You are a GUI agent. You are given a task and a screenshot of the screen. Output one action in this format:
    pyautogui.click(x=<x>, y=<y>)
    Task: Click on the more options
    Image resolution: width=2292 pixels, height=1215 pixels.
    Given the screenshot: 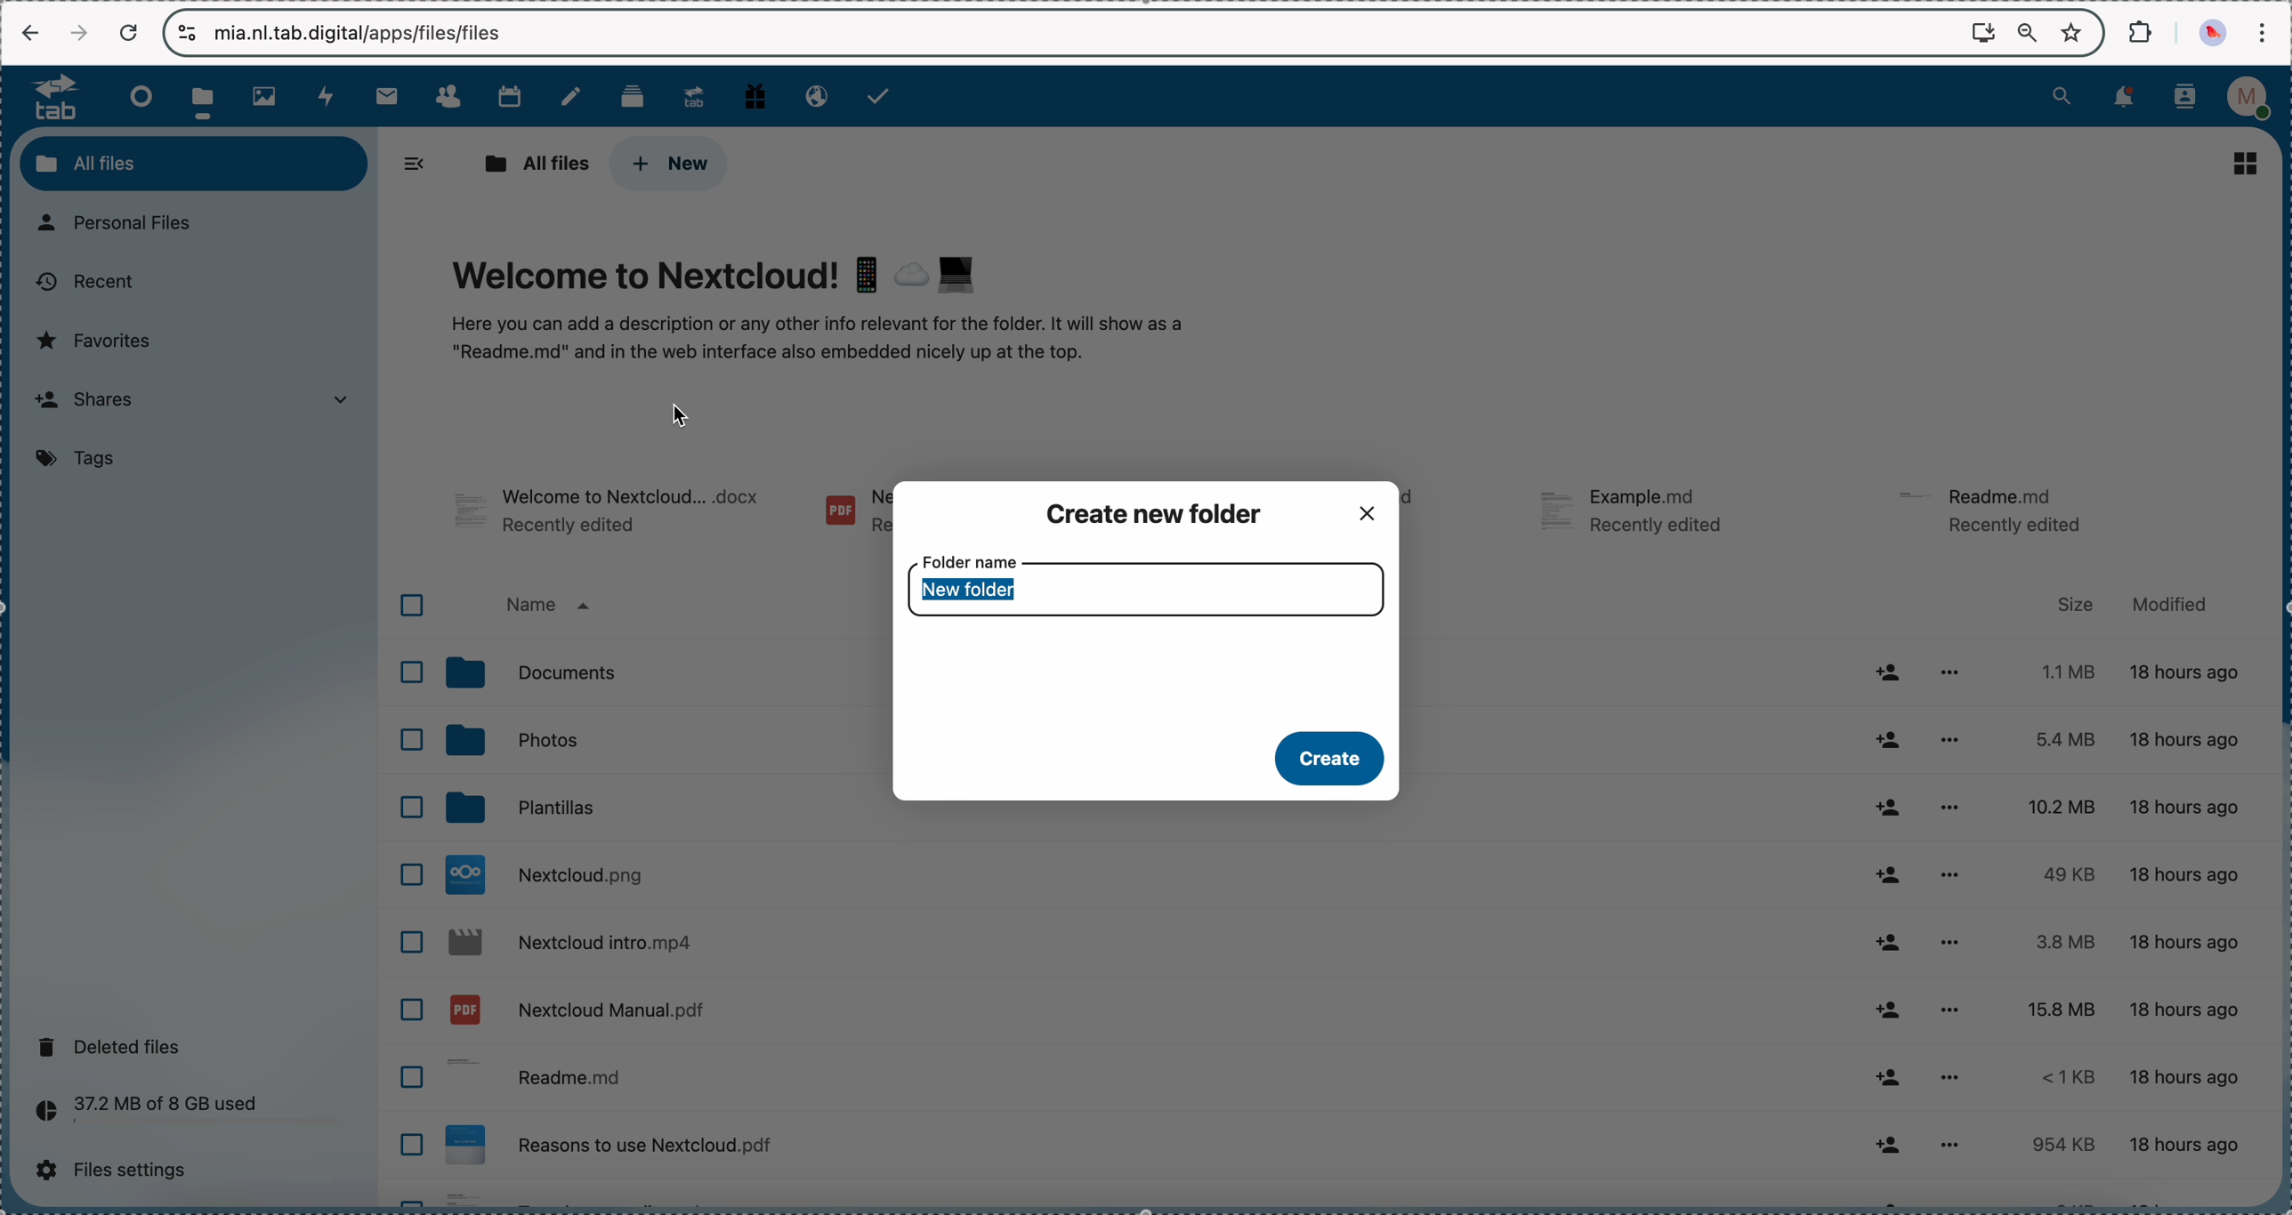 What is the action you would take?
    pyautogui.click(x=1946, y=1079)
    